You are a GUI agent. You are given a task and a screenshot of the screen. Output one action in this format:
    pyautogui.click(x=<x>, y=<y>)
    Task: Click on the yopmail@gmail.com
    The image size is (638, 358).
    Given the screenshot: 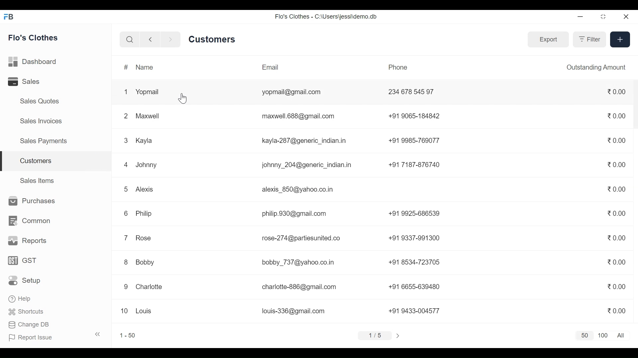 What is the action you would take?
    pyautogui.click(x=292, y=92)
    